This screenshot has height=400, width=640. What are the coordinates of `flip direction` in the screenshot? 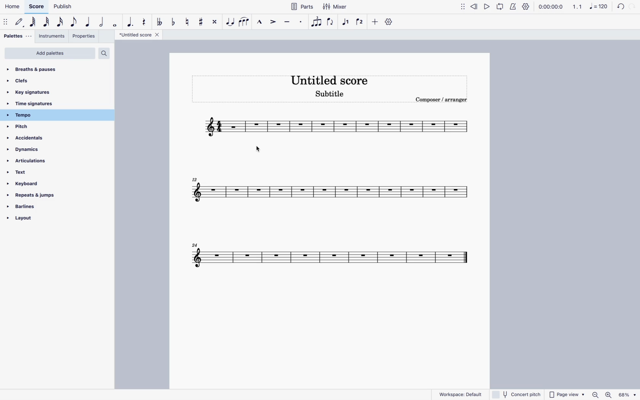 It's located at (331, 21).